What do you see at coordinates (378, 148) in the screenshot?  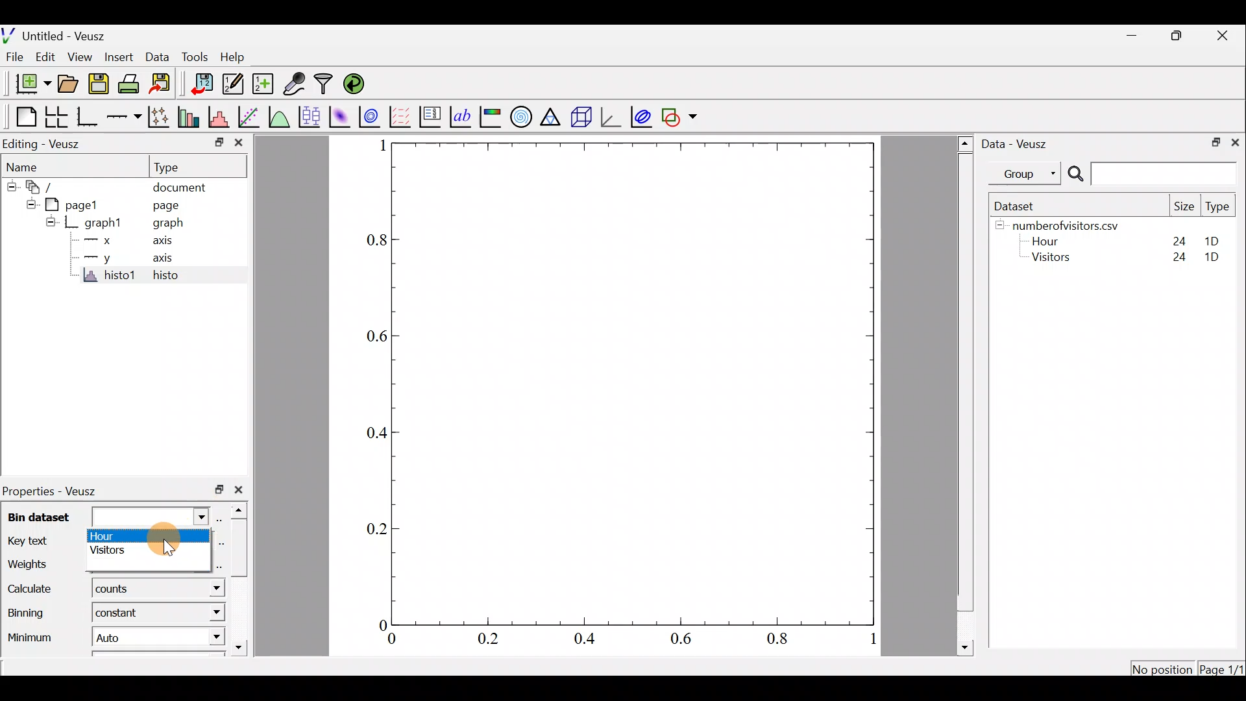 I see `1` at bounding box center [378, 148].